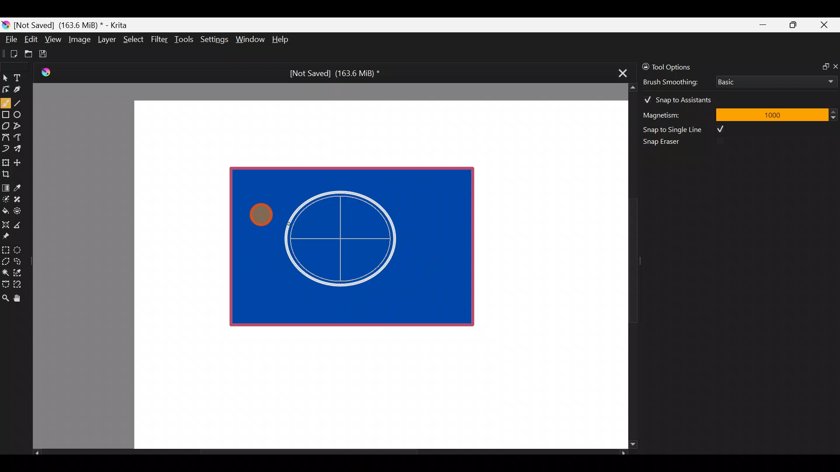  I want to click on Move a layer, so click(20, 161).